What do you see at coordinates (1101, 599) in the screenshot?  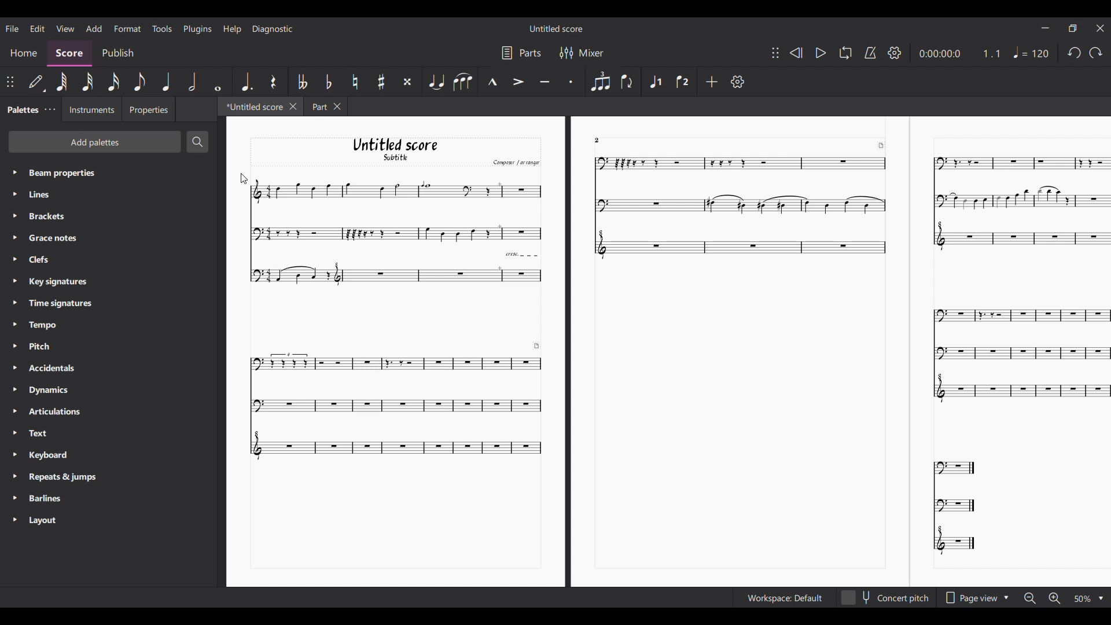 I see `Drop down` at bounding box center [1101, 599].